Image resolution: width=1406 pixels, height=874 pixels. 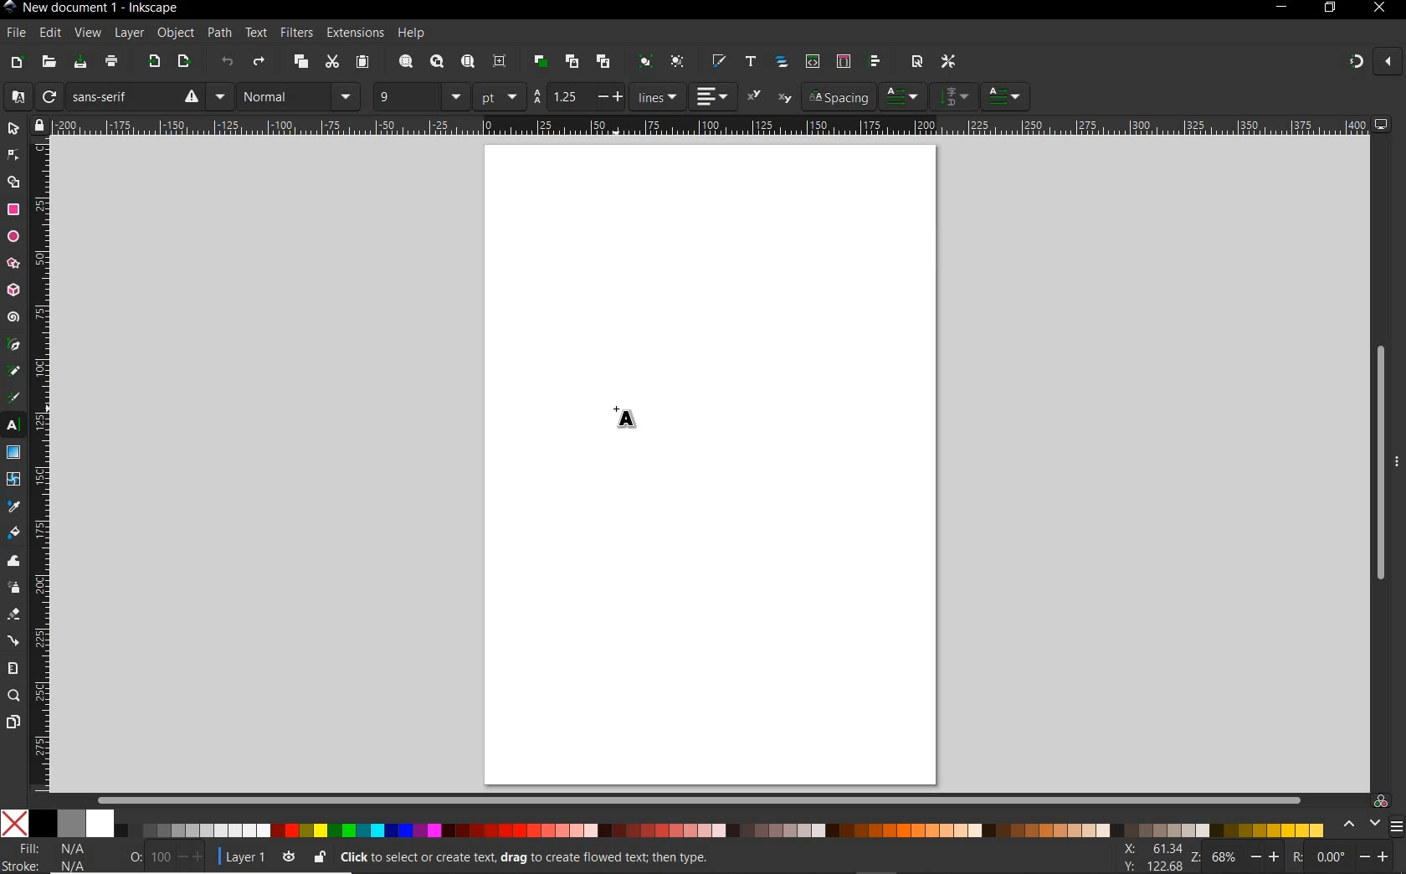 What do you see at coordinates (13, 181) in the screenshot?
I see `shape builder tool` at bounding box center [13, 181].